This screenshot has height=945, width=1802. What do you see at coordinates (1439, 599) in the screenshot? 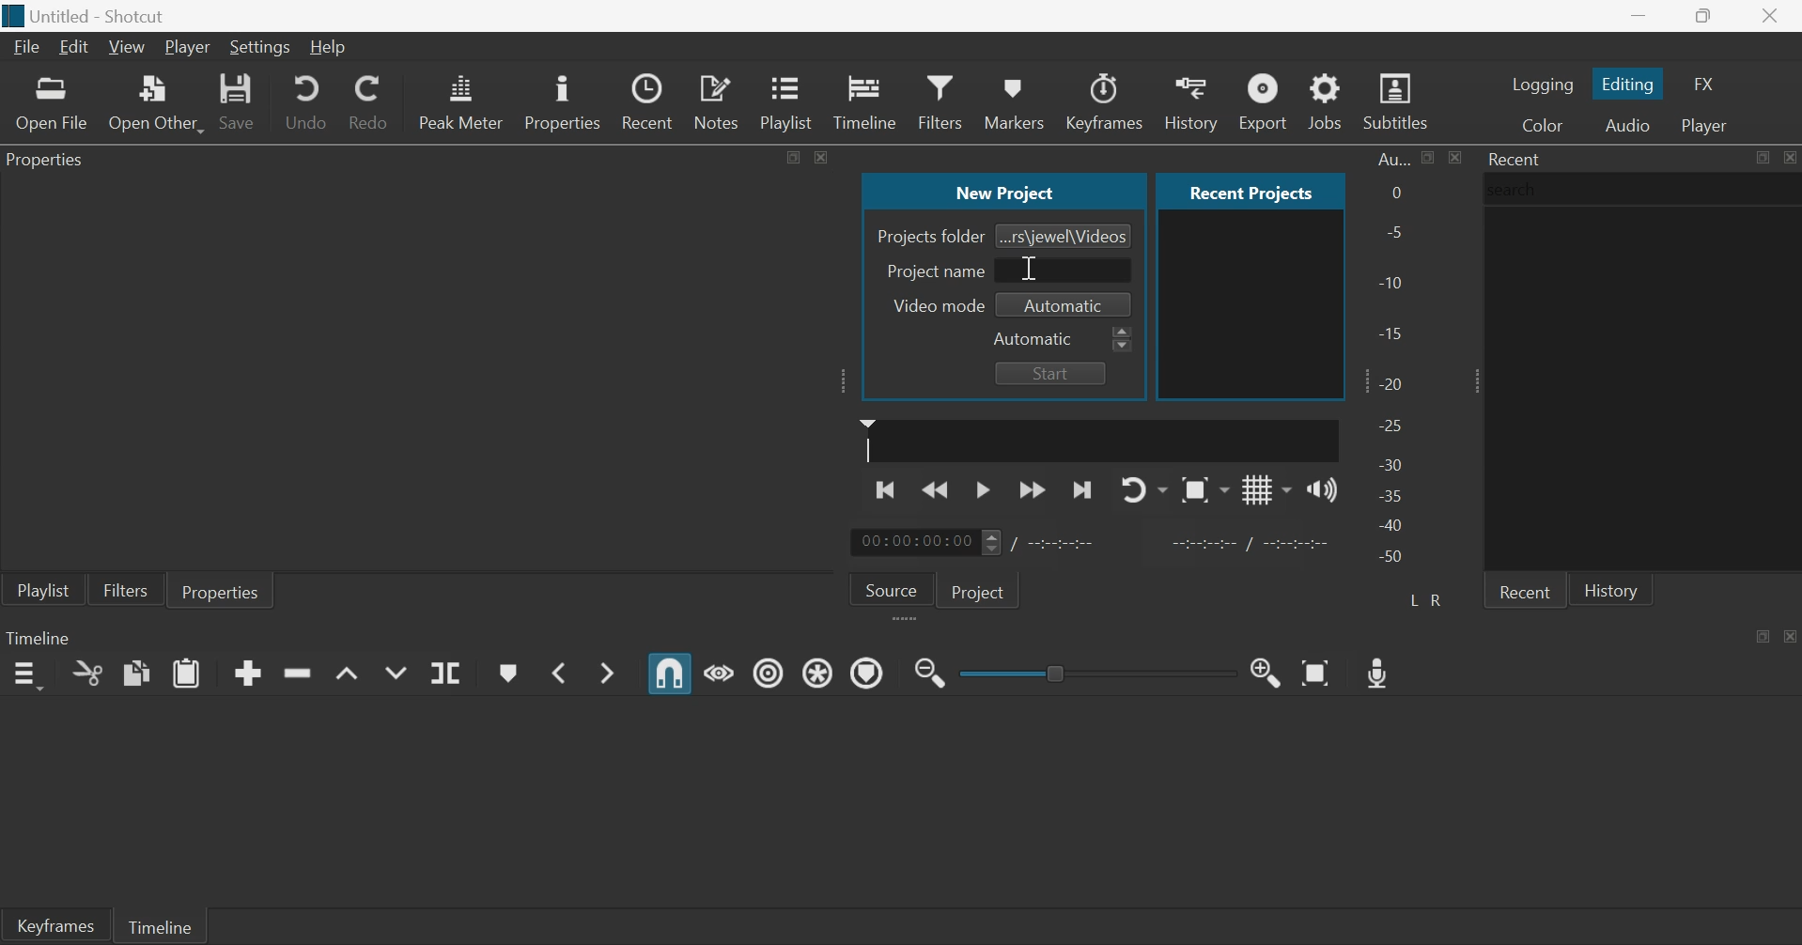
I see `Right` at bounding box center [1439, 599].